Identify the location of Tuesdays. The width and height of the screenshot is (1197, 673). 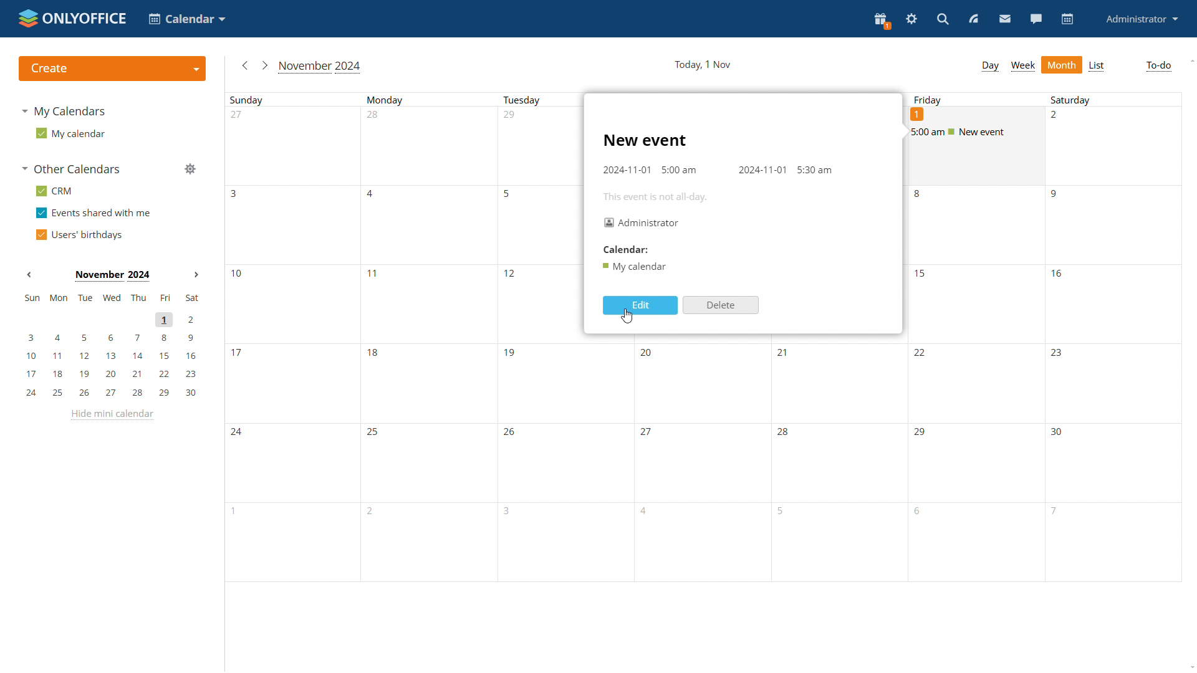
(537, 338).